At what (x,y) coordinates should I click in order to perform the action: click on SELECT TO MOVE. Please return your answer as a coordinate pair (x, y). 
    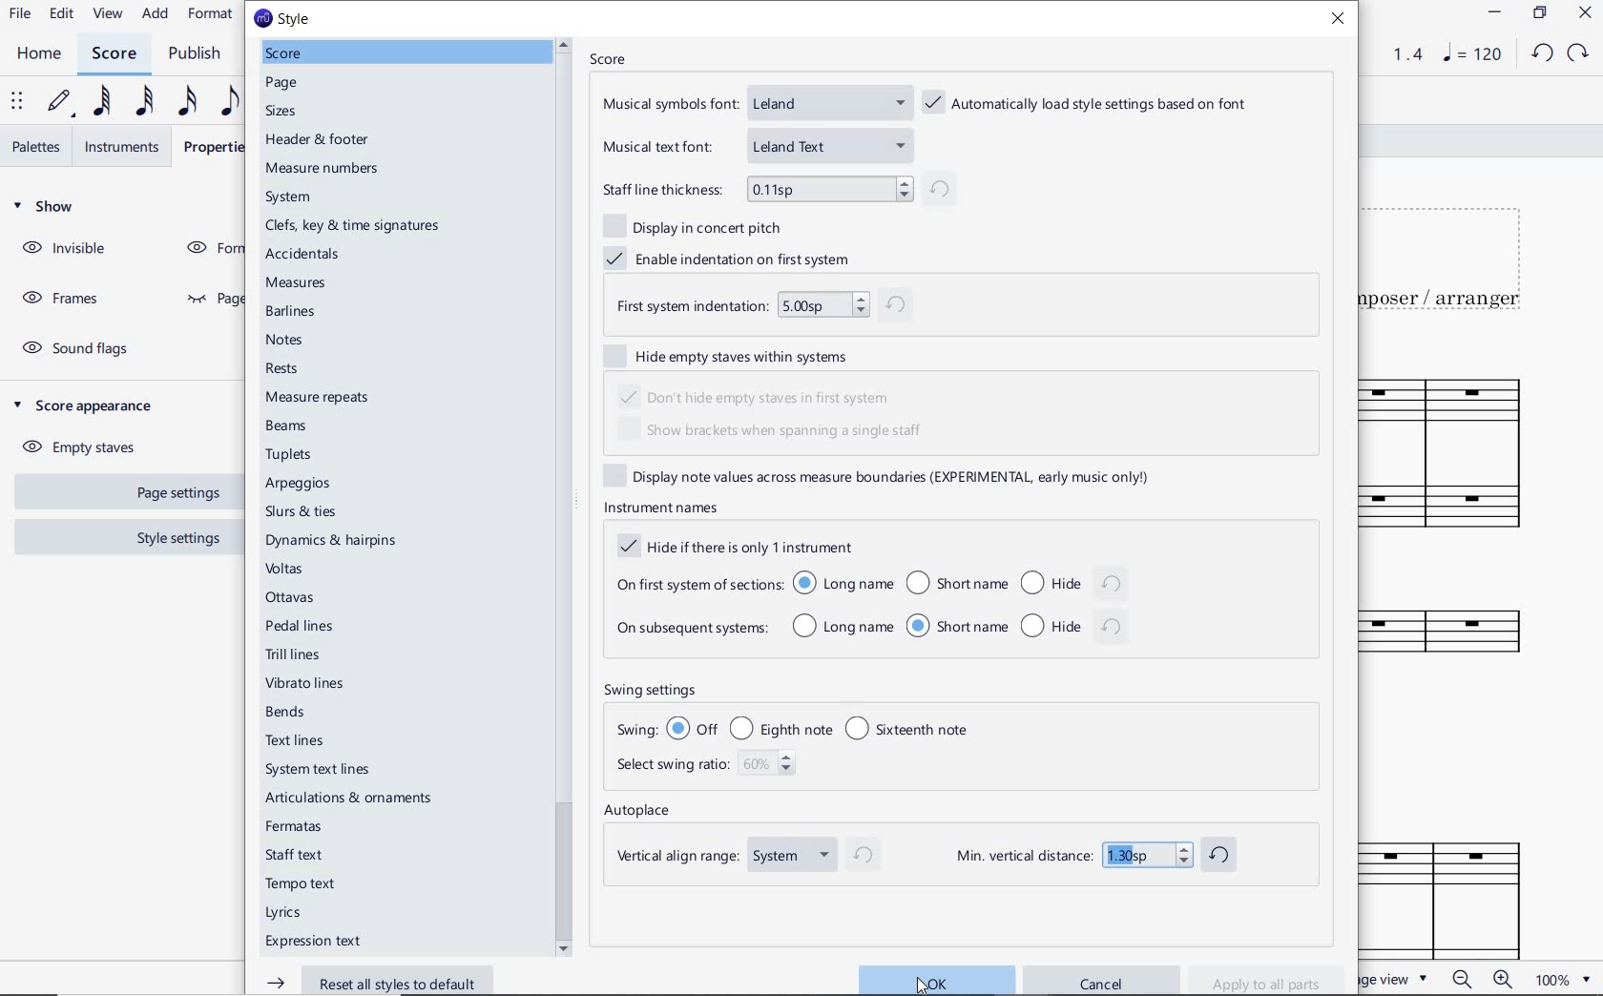
    Looking at the image, I should click on (21, 100).